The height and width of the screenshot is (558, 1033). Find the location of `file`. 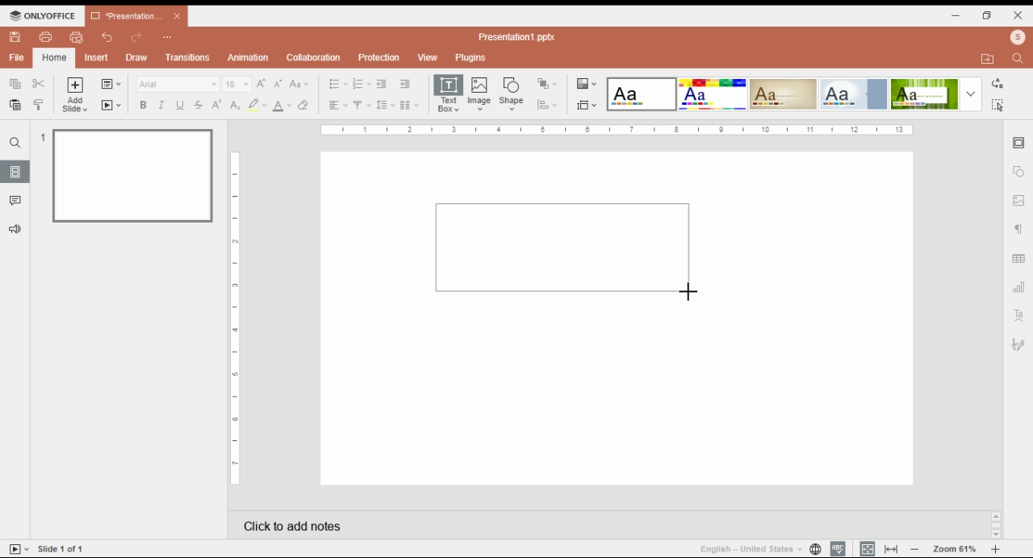

file is located at coordinates (16, 57).